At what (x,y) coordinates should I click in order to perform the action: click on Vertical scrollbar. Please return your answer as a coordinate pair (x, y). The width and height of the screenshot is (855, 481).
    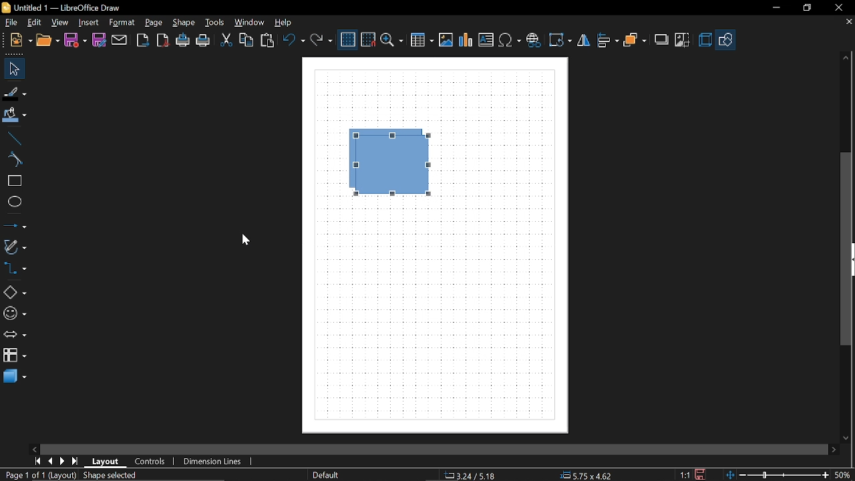
    Looking at the image, I should click on (846, 249).